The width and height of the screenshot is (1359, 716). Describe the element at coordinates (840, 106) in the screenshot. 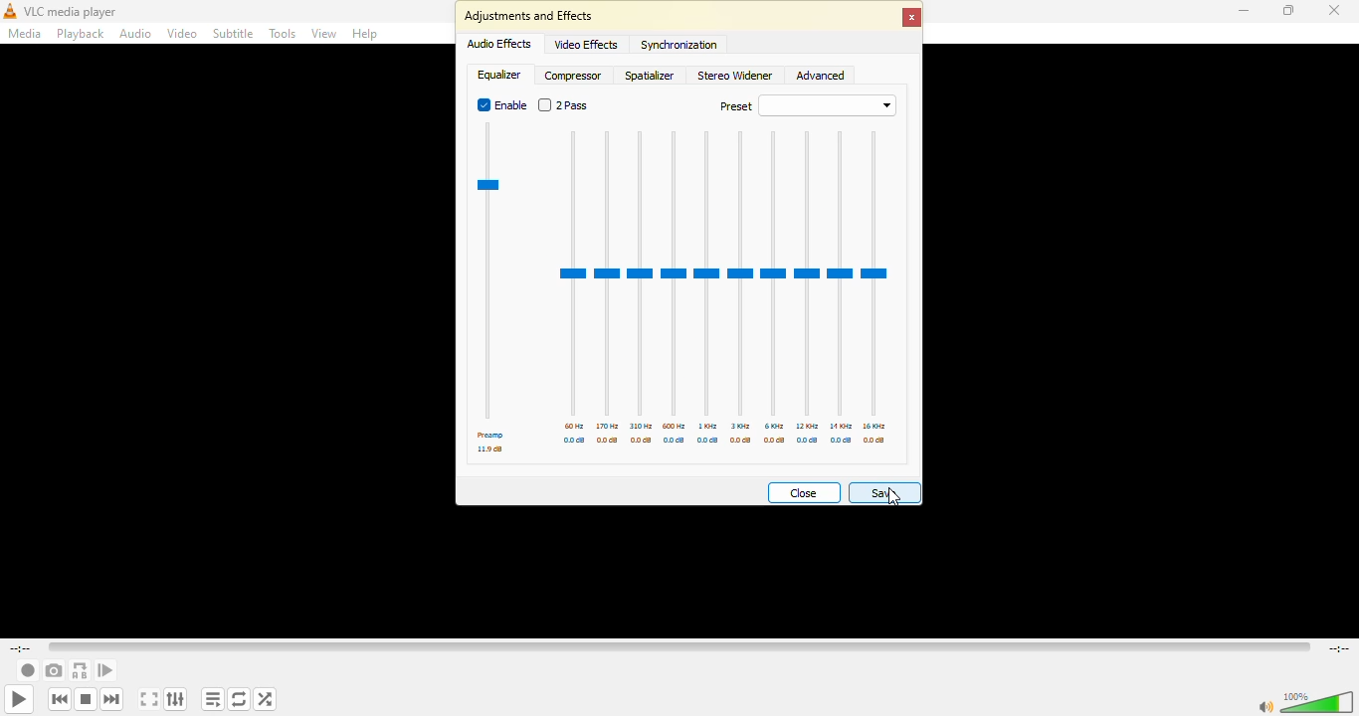

I see `drop down` at that location.